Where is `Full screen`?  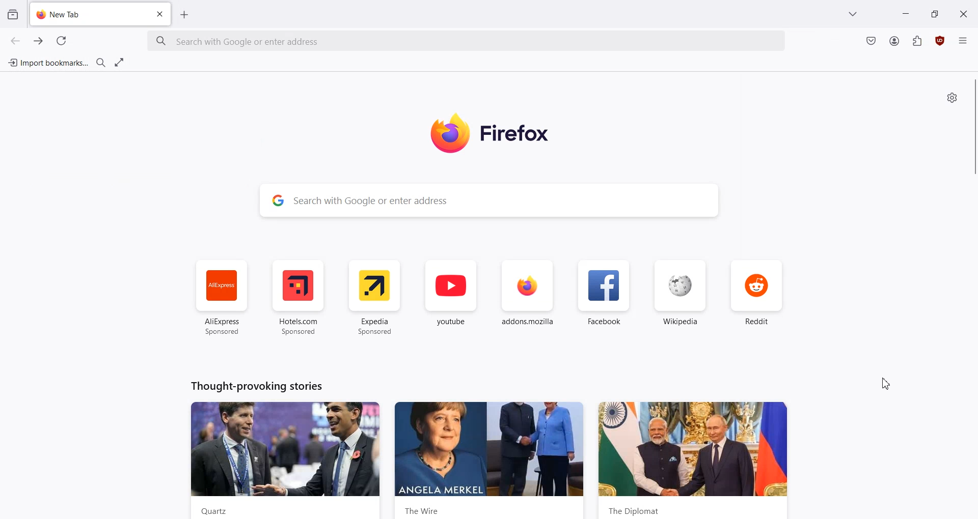
Full screen is located at coordinates (120, 62).